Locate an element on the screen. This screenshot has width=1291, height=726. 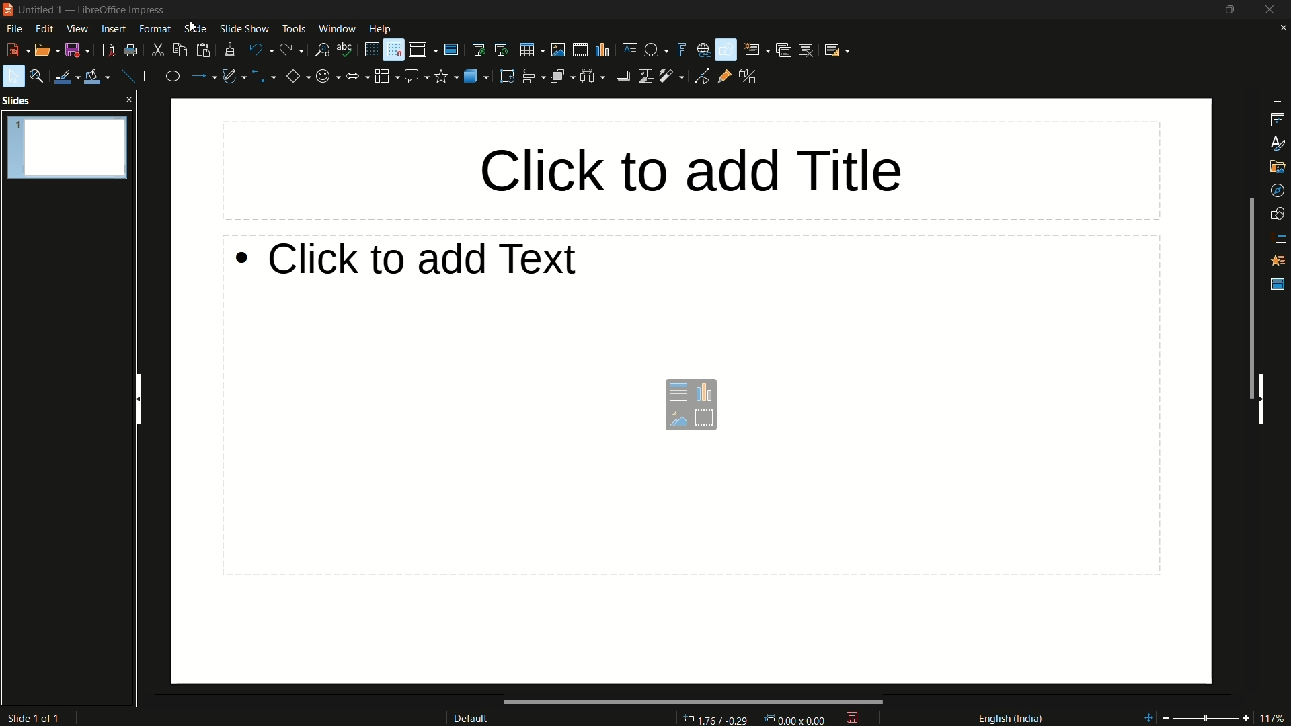
snap to grid is located at coordinates (394, 50).